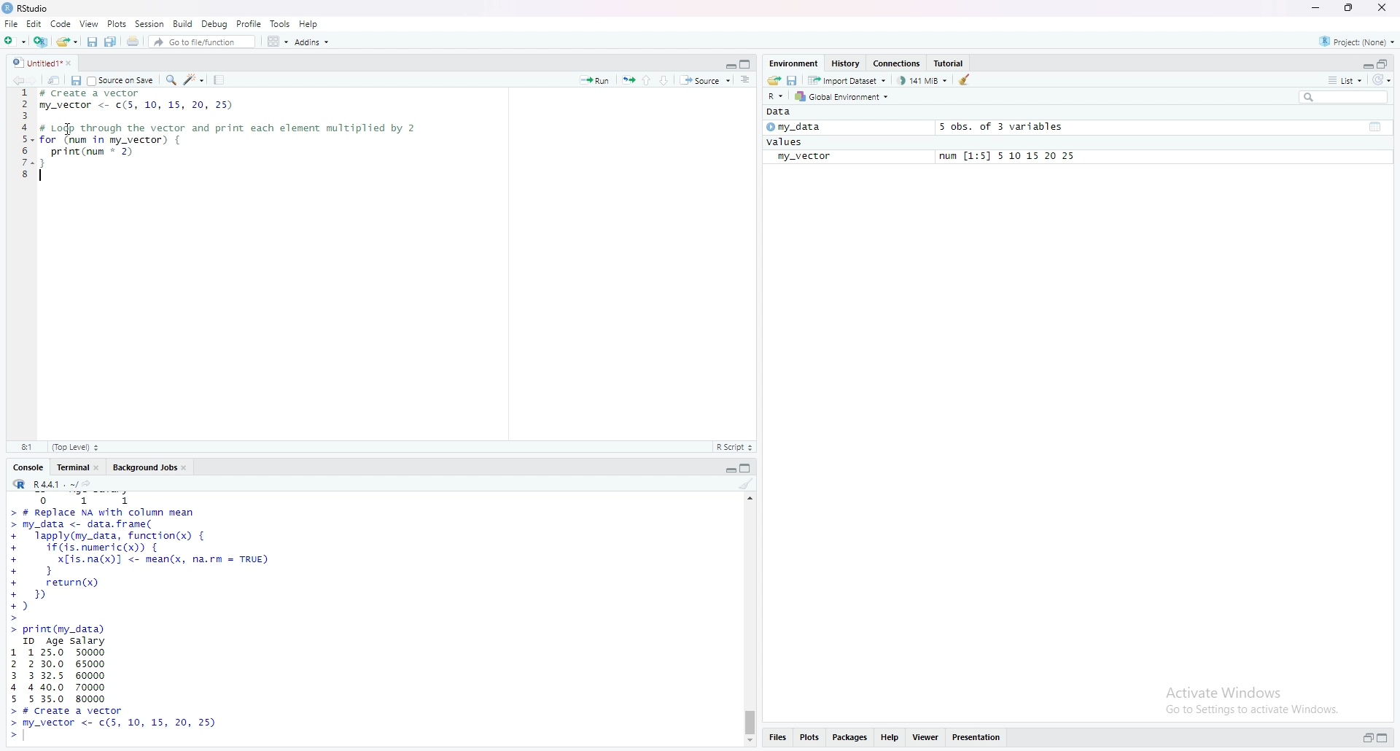 This screenshot has height=751, width=1400. I want to click on rerun the previous code region, so click(627, 78).